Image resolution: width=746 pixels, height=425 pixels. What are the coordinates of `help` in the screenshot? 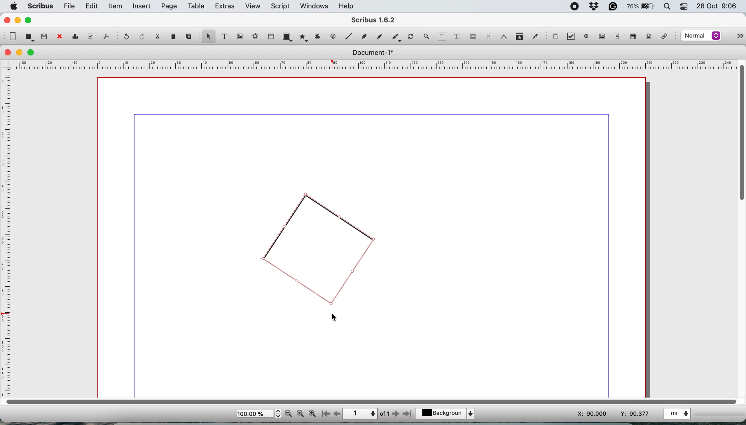 It's located at (349, 6).